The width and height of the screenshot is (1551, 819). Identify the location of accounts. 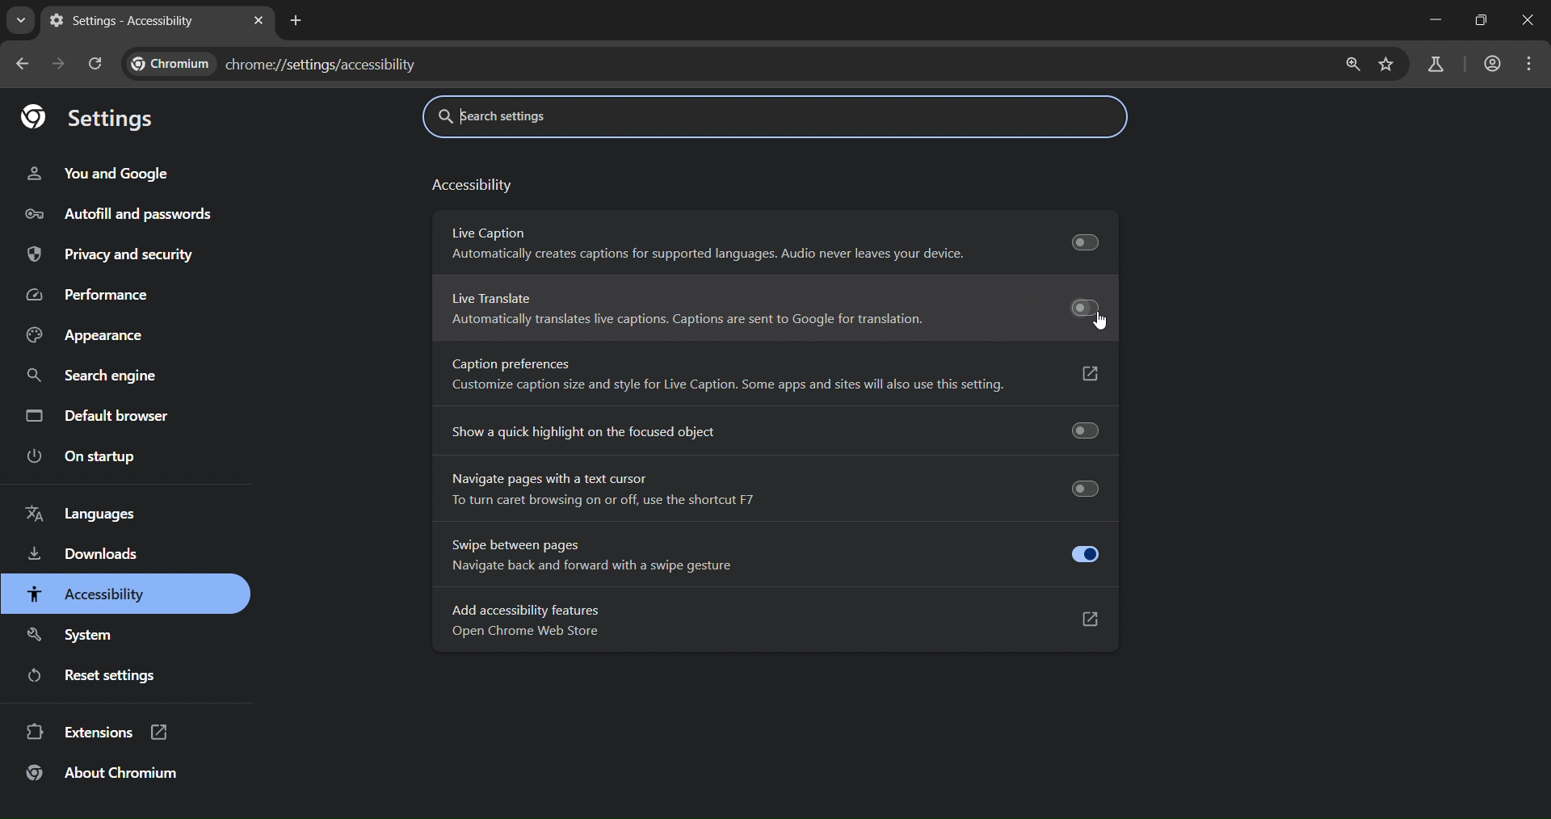
(1489, 65).